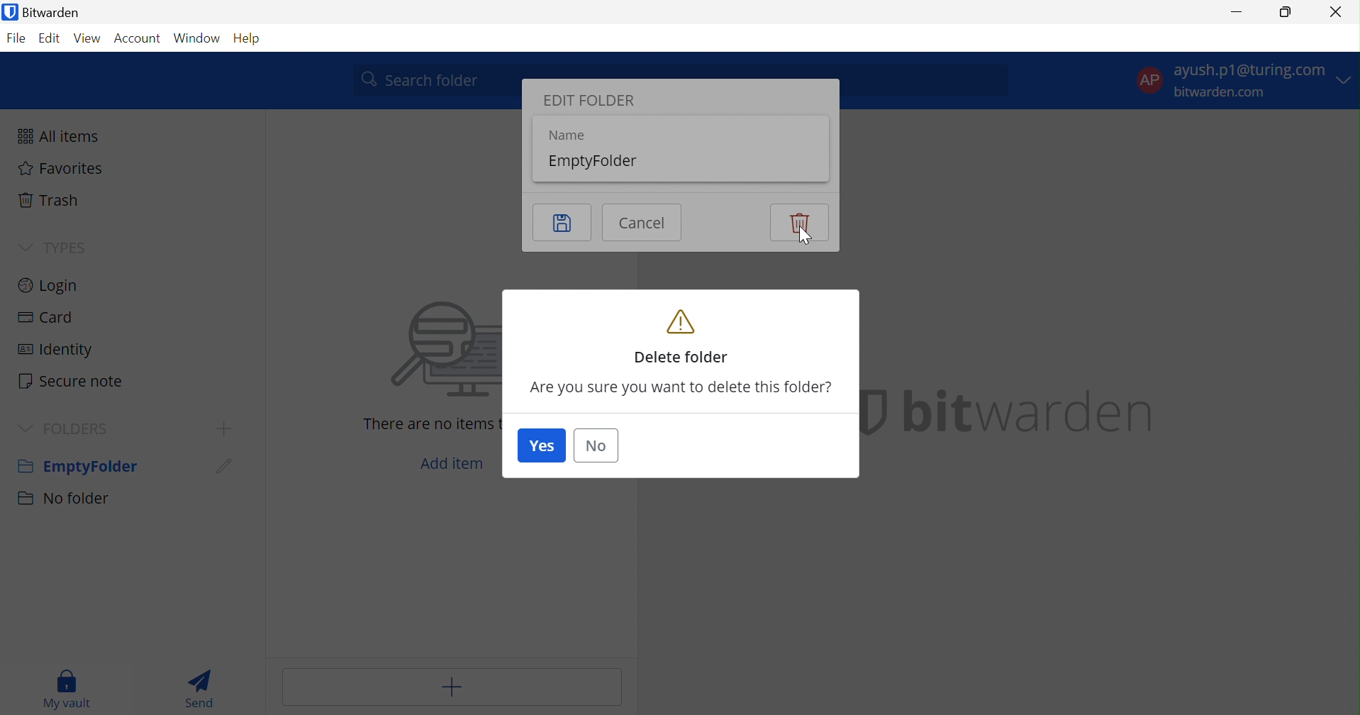 This screenshot has width=1360, height=715. Describe the element at coordinates (78, 249) in the screenshot. I see `TYPES` at that location.